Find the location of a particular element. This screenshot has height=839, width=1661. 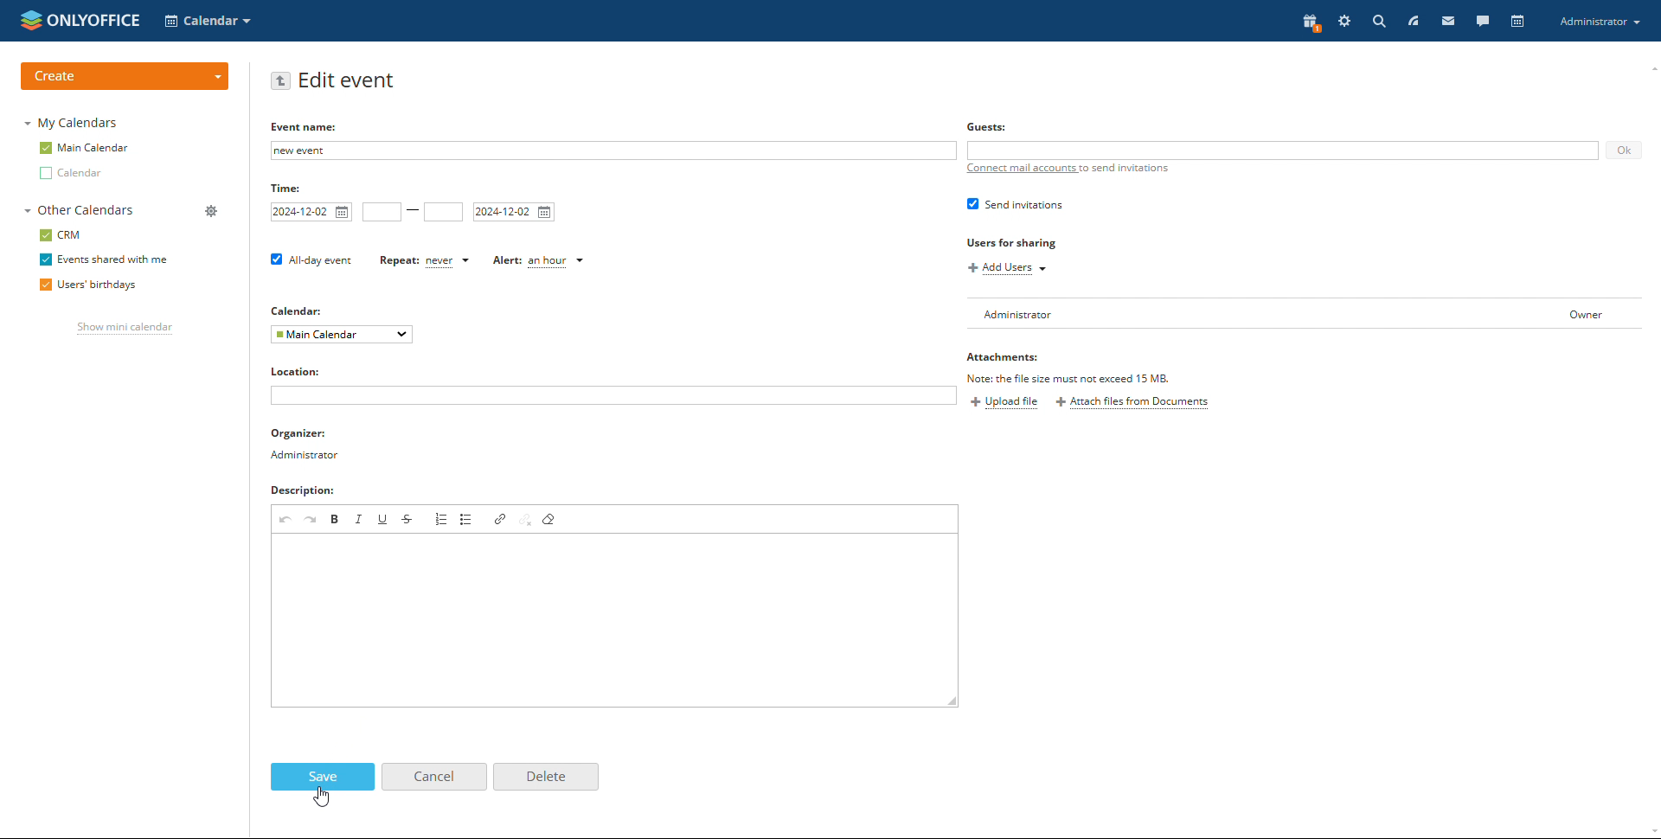

attach files from documents is located at coordinates (1138, 403).